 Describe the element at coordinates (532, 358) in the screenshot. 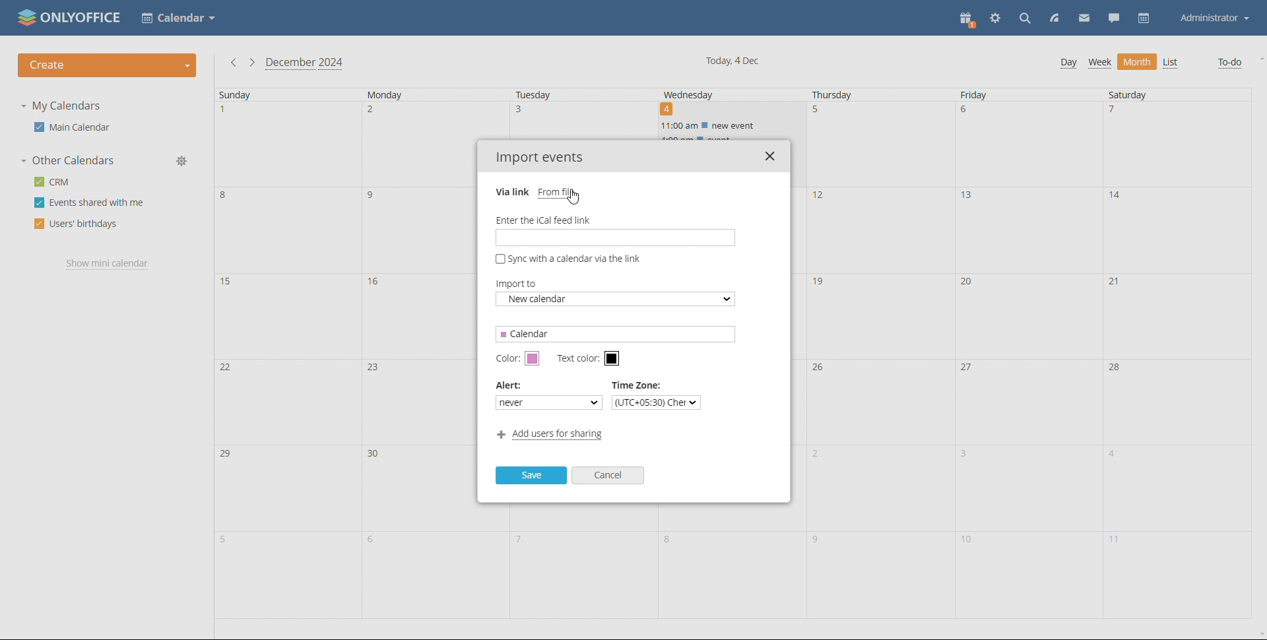

I see `set calendar color` at that location.